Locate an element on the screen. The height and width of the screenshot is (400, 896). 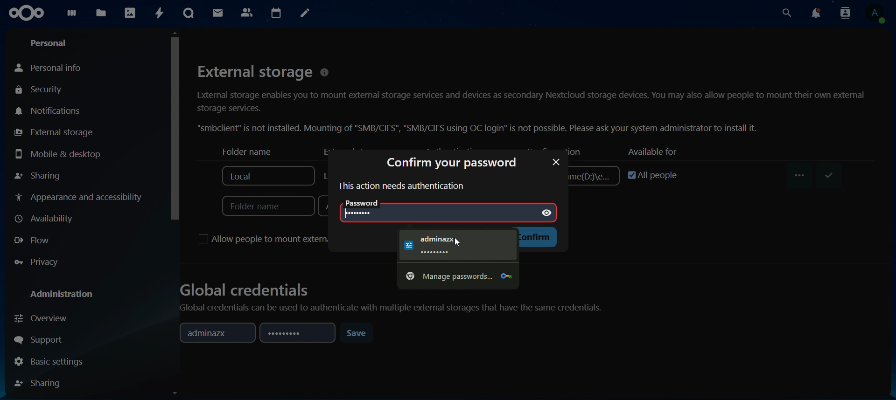
password is located at coordinates (296, 334).